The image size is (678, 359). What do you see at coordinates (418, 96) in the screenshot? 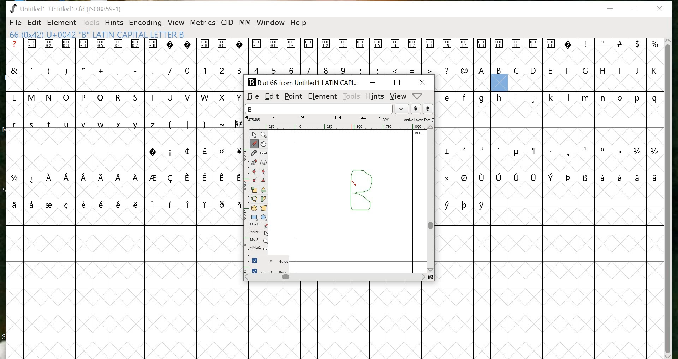
I see `metrics window help` at bounding box center [418, 96].